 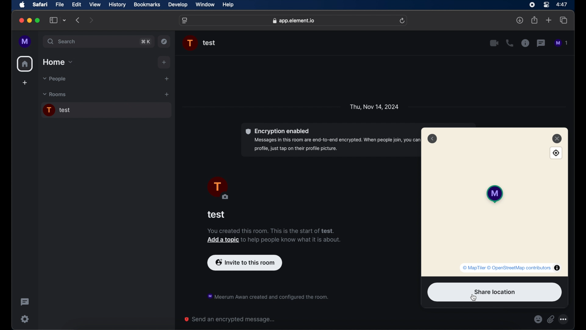 What do you see at coordinates (403, 20) in the screenshot?
I see `refresh` at bounding box center [403, 20].